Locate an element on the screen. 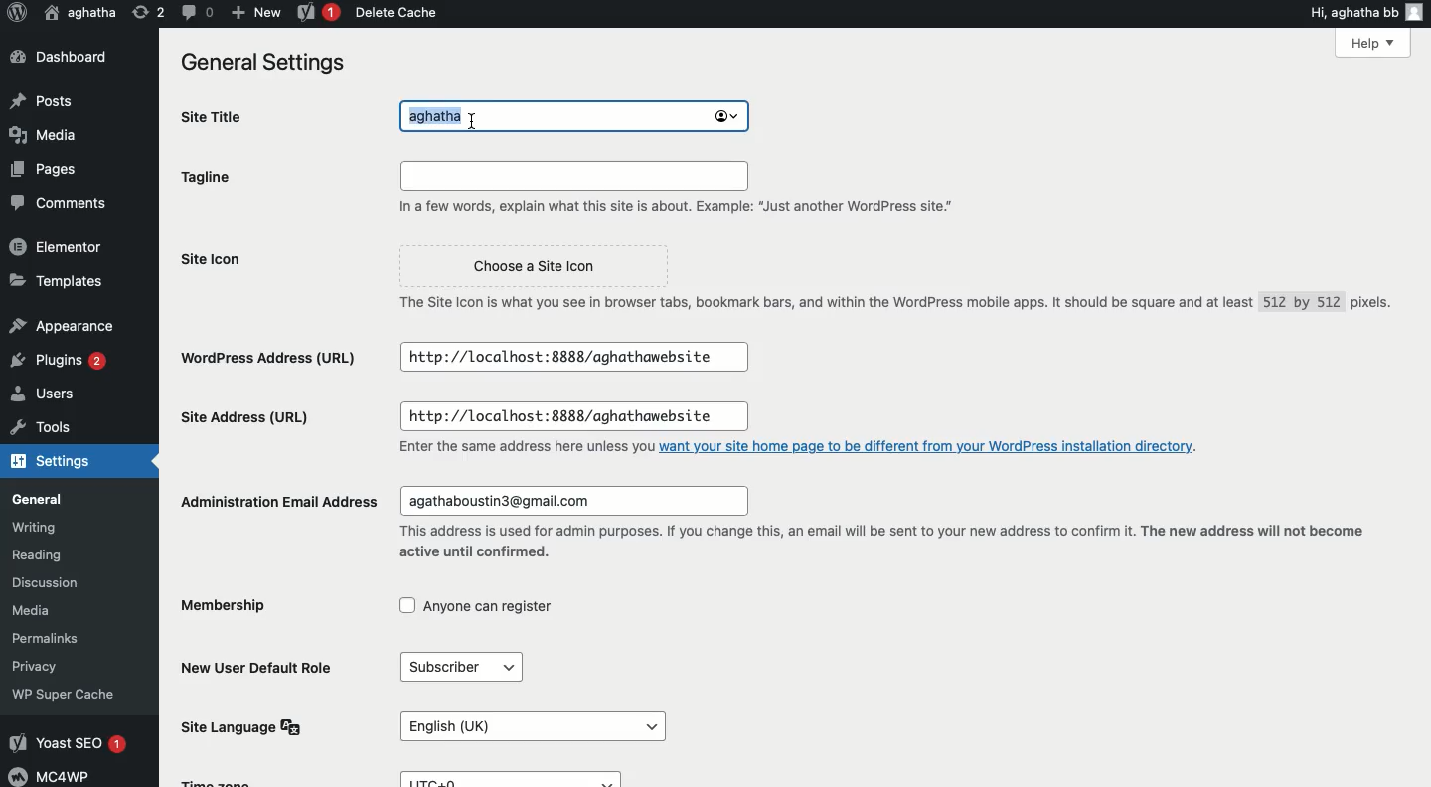  New user default role is located at coordinates (261, 666).